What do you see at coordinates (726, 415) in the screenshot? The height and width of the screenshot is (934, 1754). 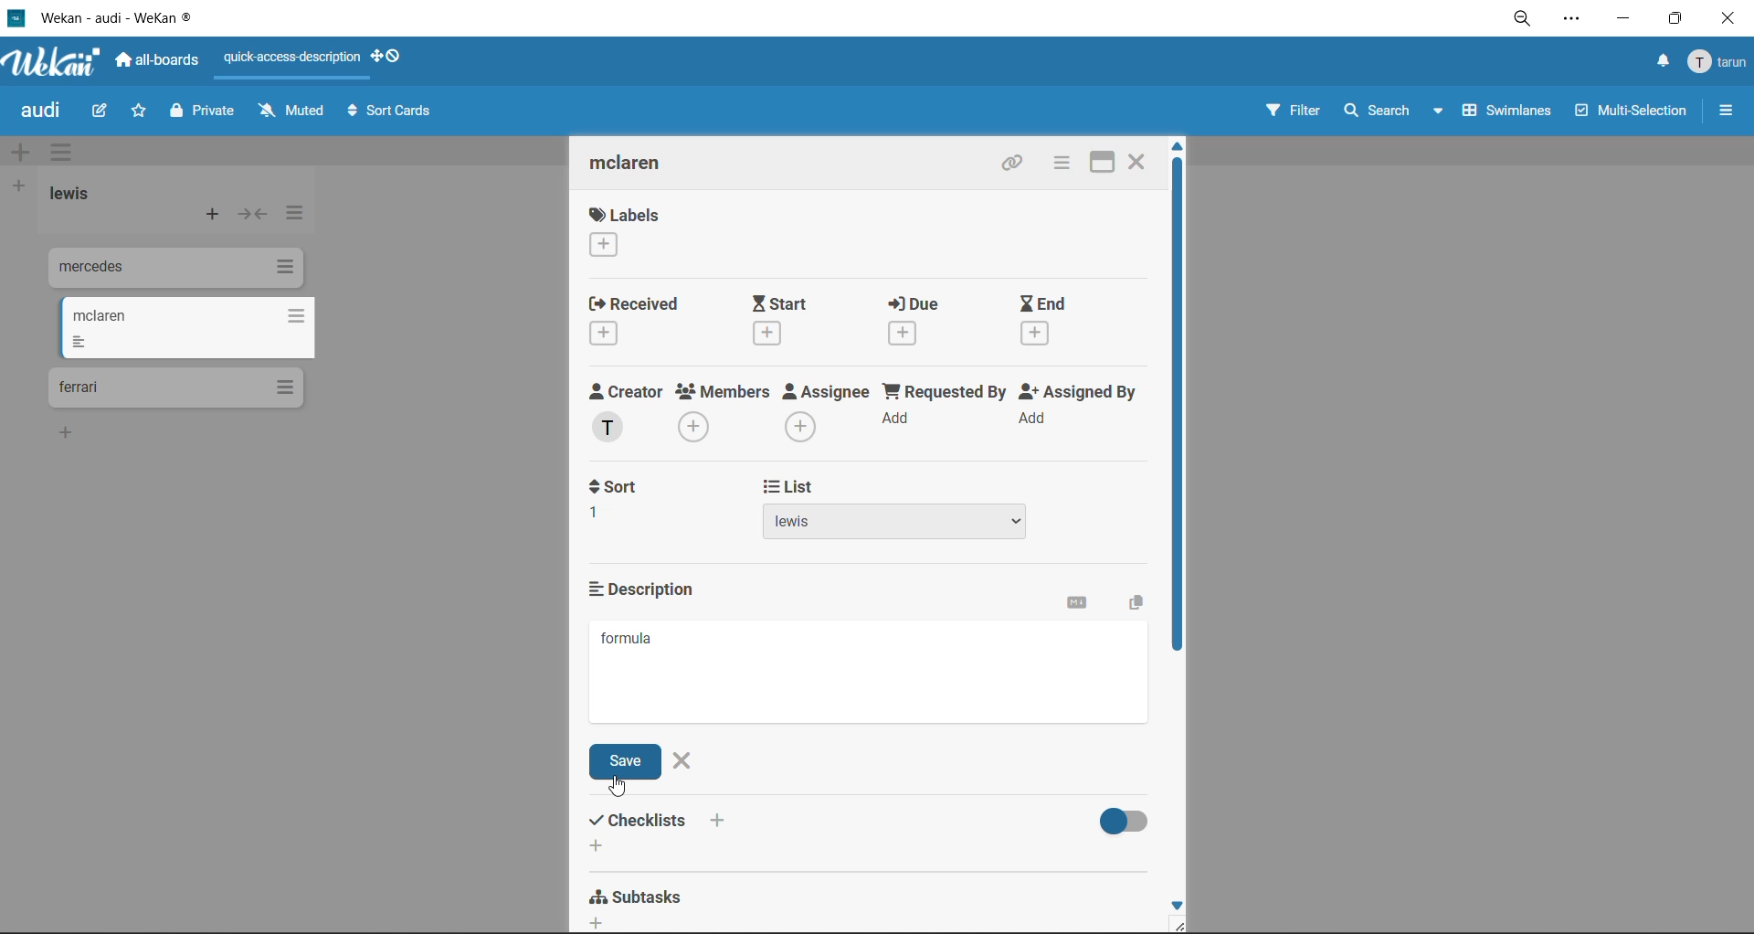 I see `members` at bounding box center [726, 415].